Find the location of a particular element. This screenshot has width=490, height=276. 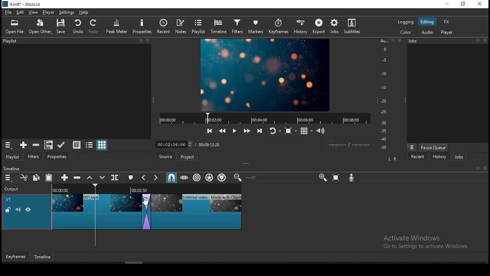

jobs menu is located at coordinates (412, 148).